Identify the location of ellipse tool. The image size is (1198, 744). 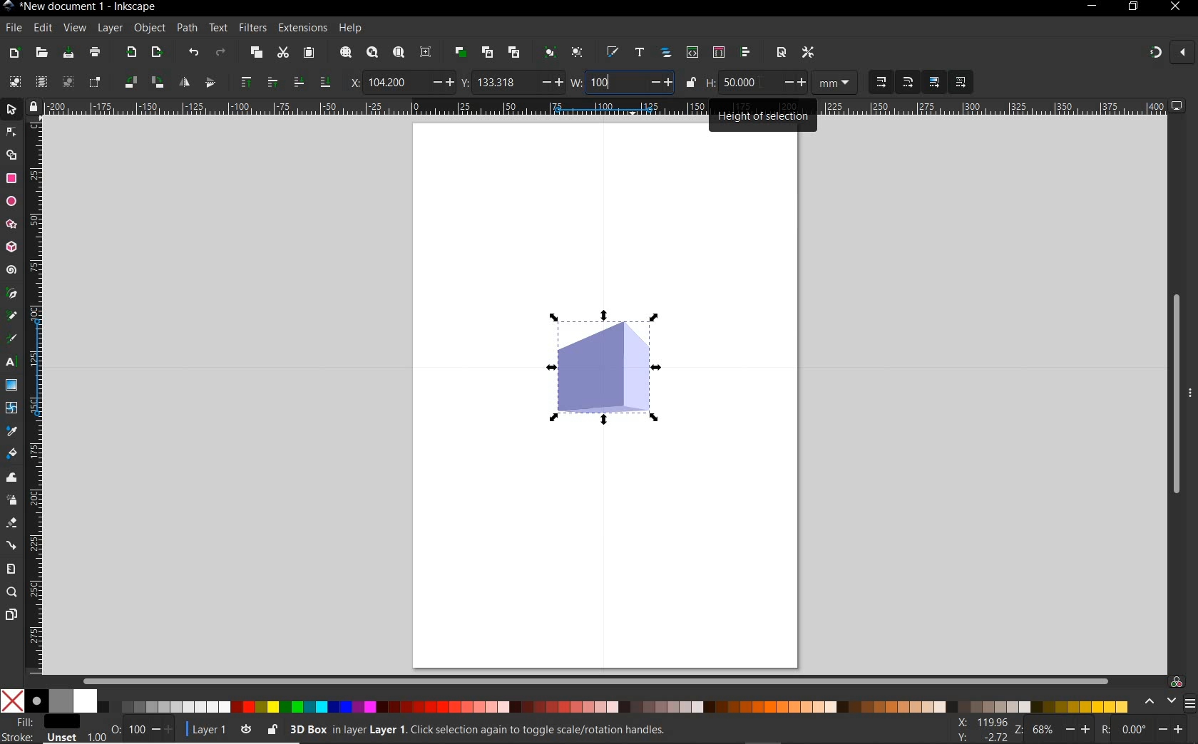
(11, 202).